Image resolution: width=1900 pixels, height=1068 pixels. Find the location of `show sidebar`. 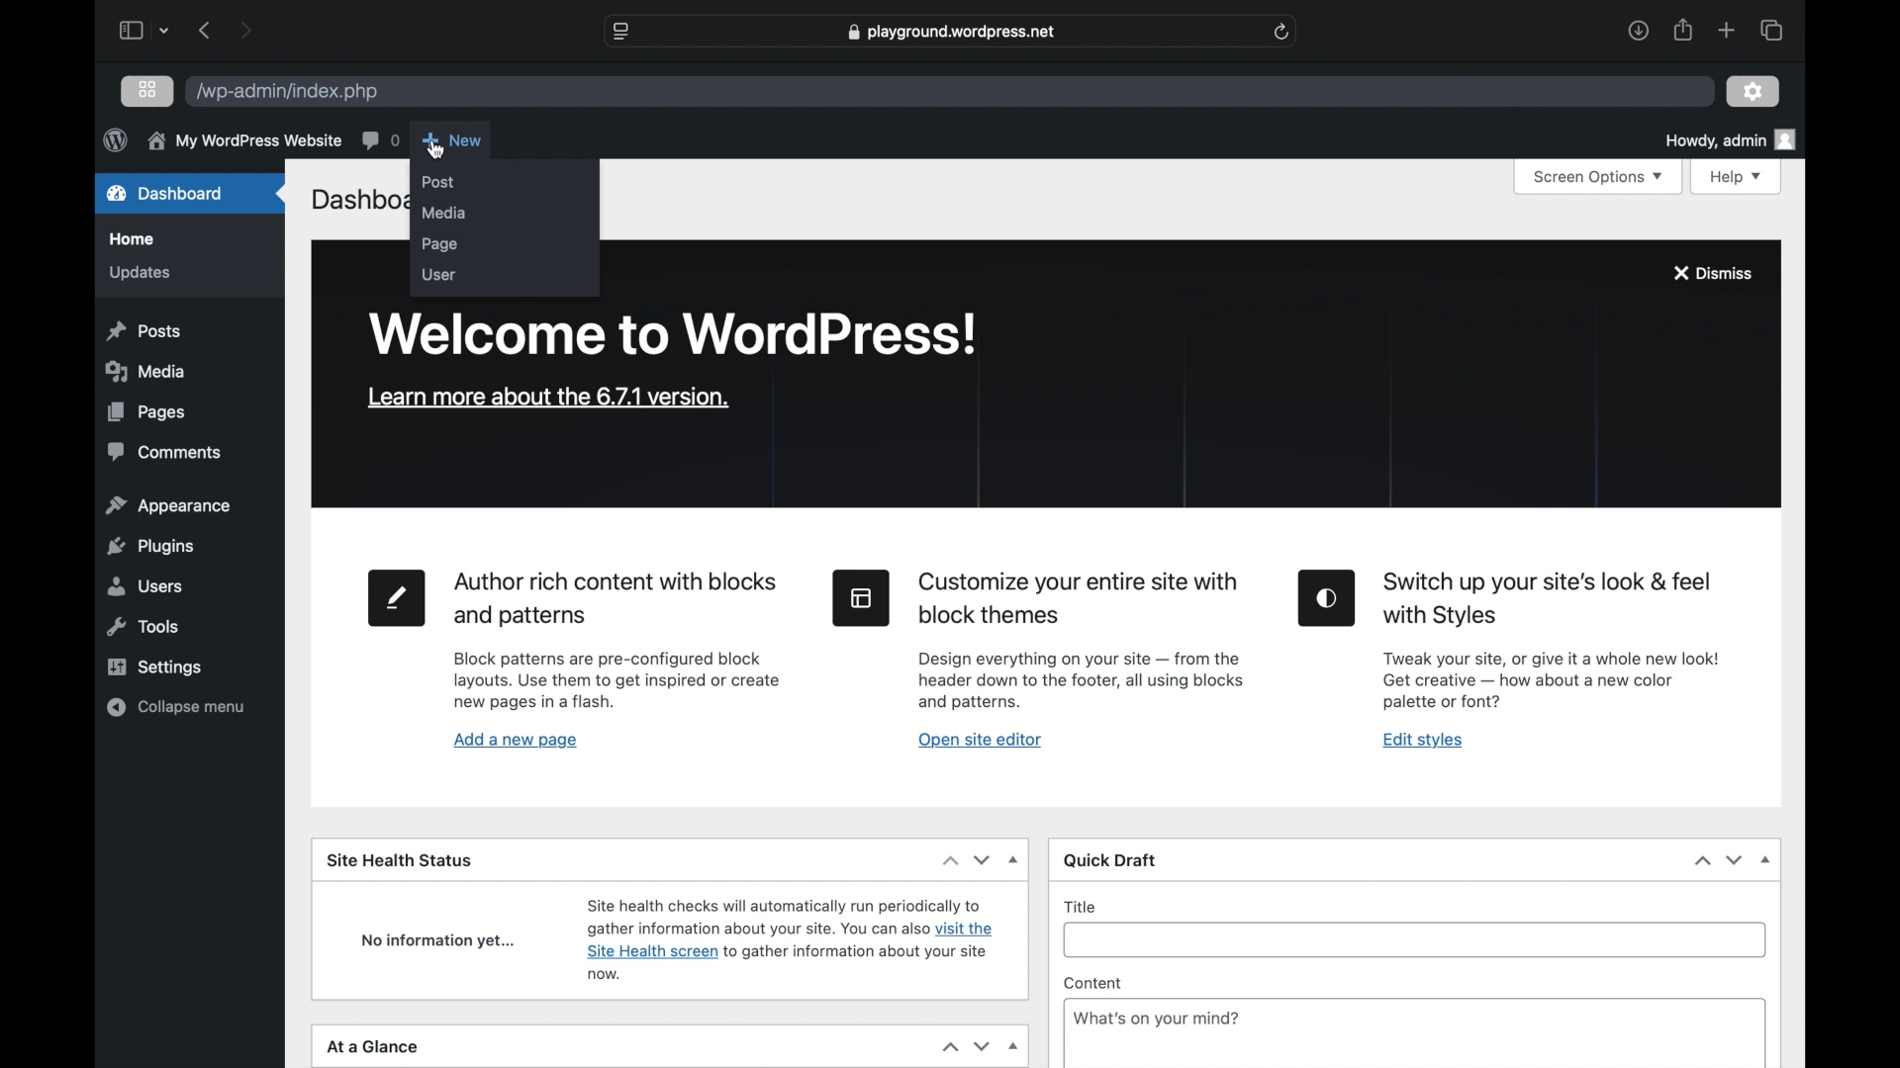

show sidebar is located at coordinates (131, 30).